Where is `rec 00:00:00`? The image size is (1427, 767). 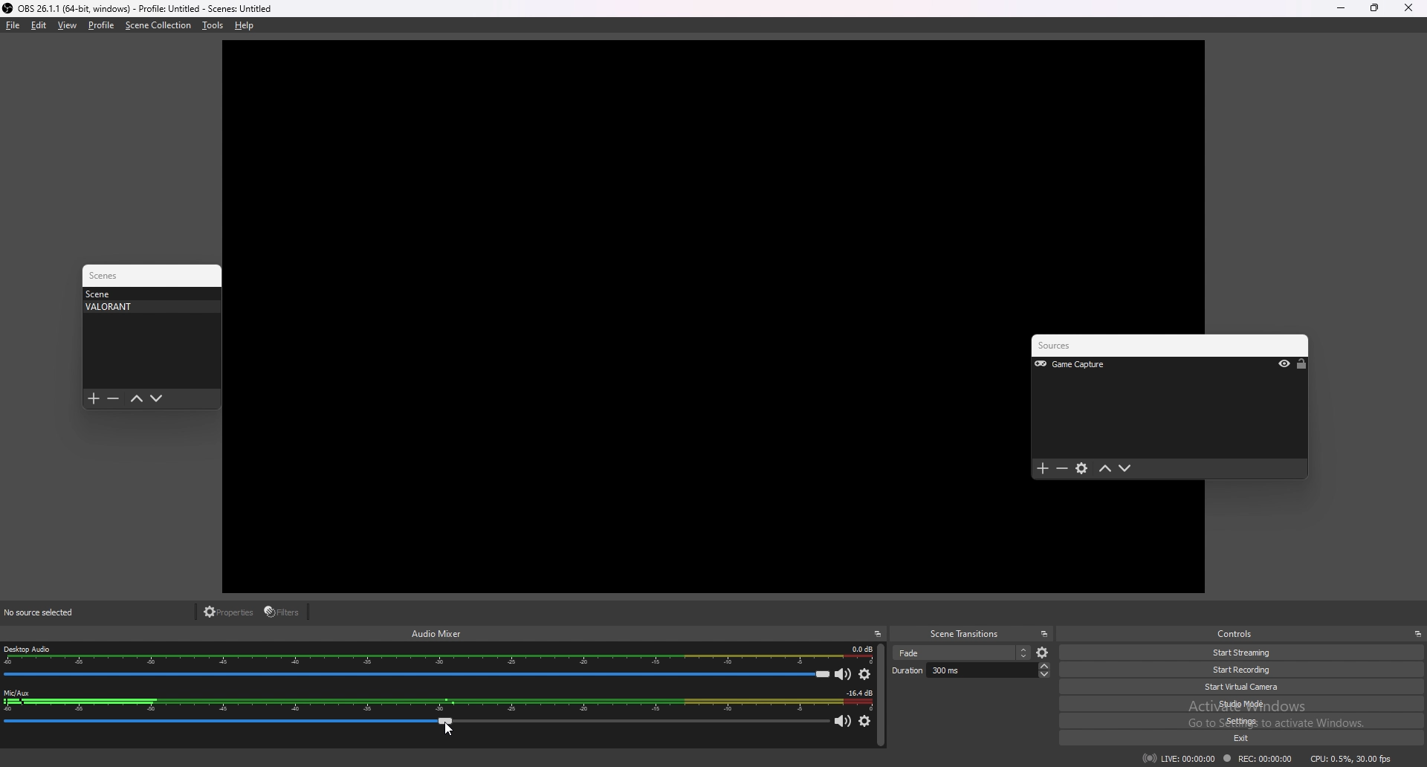
rec 00:00:00 is located at coordinates (1256, 760).